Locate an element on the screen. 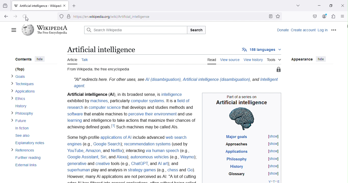 The image size is (348, 183). Main menu is located at coordinates (14, 30).